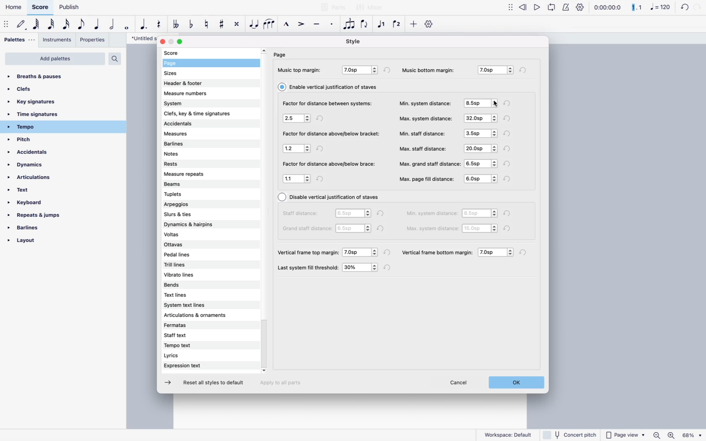  Describe the element at coordinates (66, 24) in the screenshot. I see `16th note` at that location.